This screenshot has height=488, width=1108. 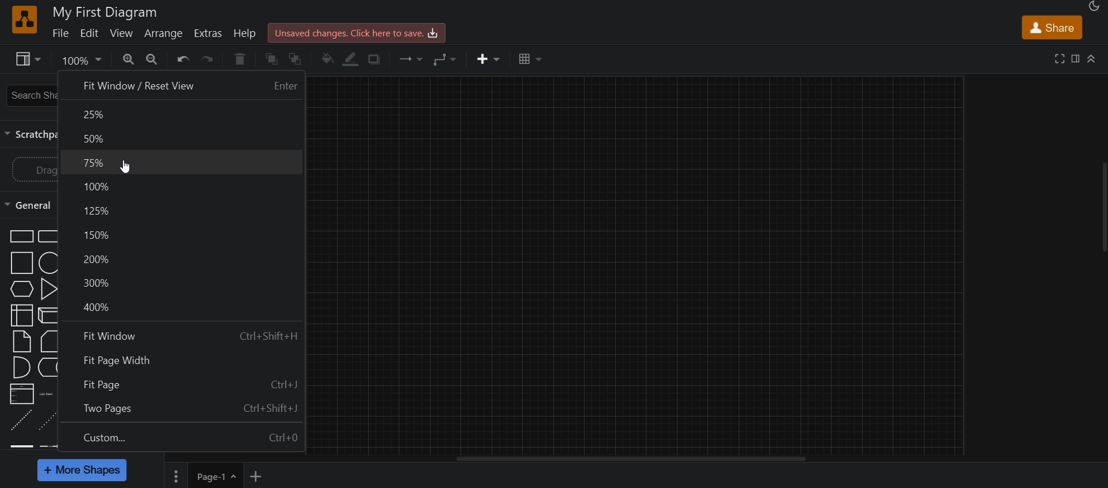 What do you see at coordinates (61, 36) in the screenshot?
I see `file` at bounding box center [61, 36].